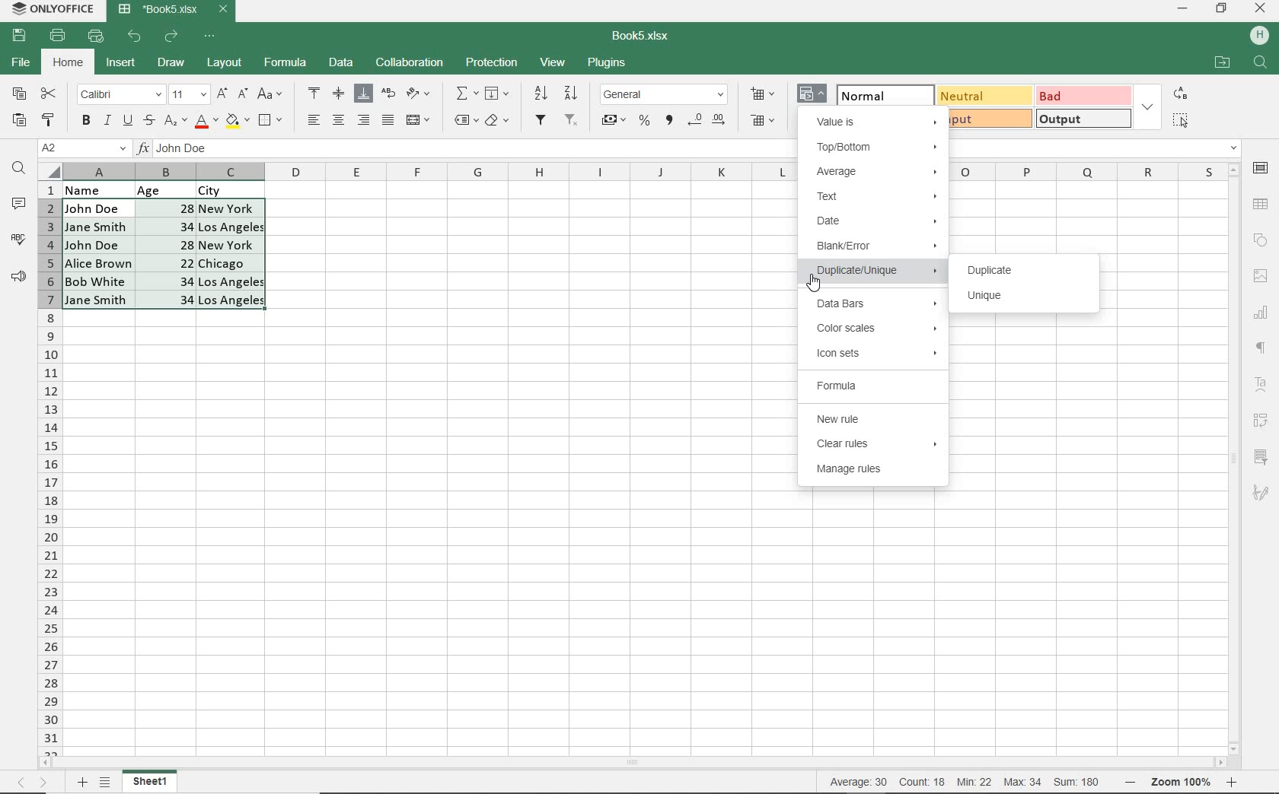  I want to click on SELECT ALL, so click(1180, 119).